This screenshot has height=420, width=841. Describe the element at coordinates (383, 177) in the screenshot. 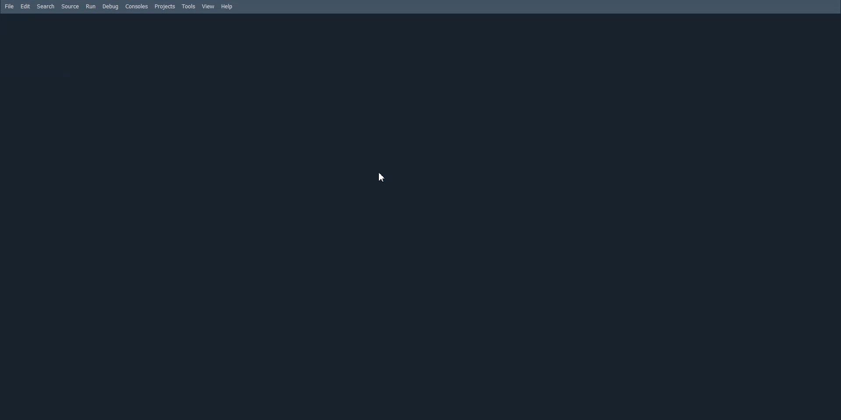

I see `Cursor` at that location.